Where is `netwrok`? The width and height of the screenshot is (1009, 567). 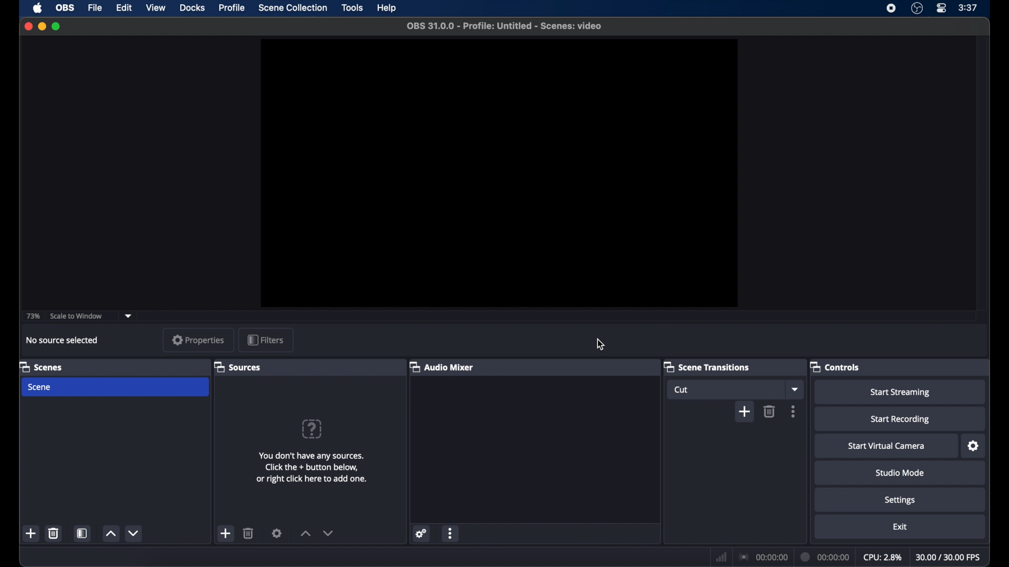
netwrok is located at coordinates (720, 556).